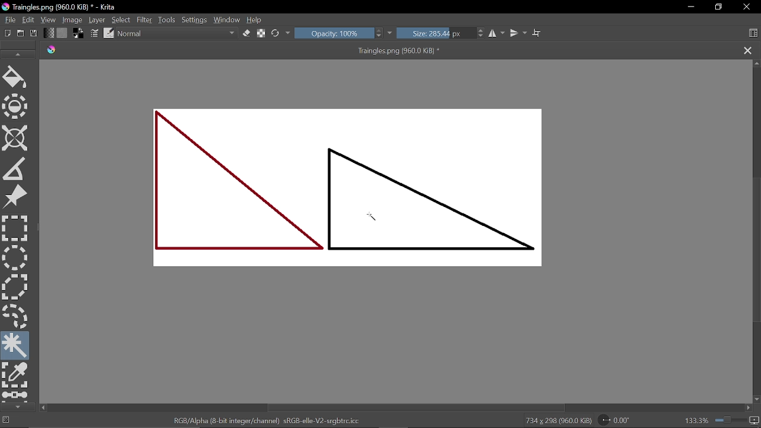 The width and height of the screenshot is (761, 428). Describe the element at coordinates (755, 421) in the screenshot. I see `Zoom` at that location.